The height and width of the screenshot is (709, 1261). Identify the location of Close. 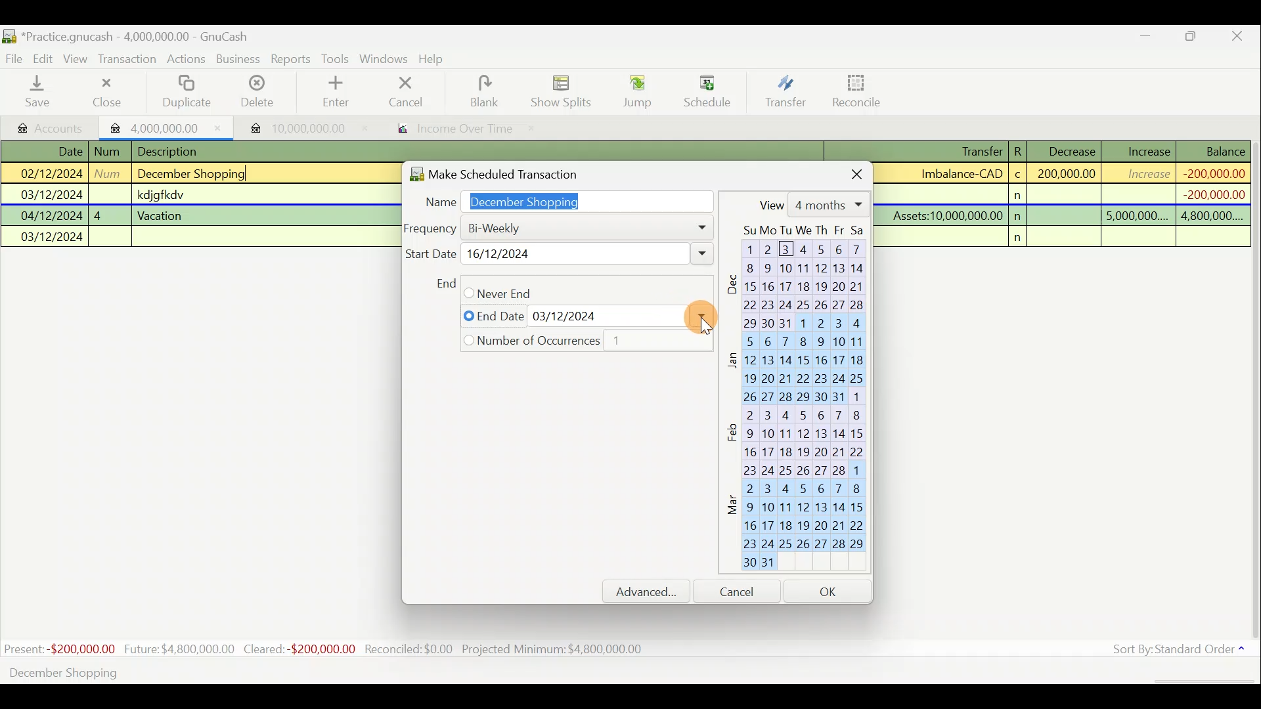
(846, 172).